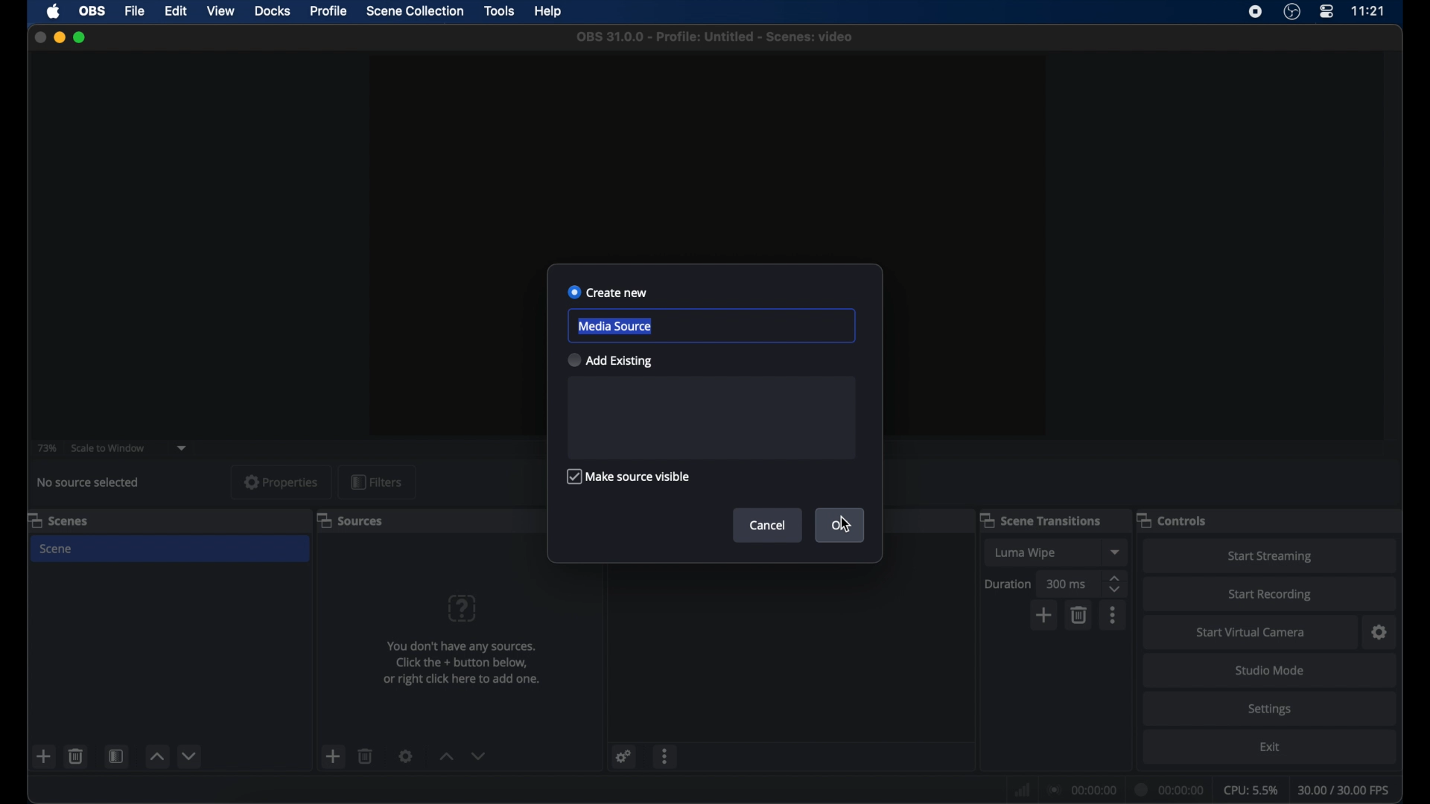  What do you see at coordinates (550, 11) in the screenshot?
I see `help` at bounding box center [550, 11].